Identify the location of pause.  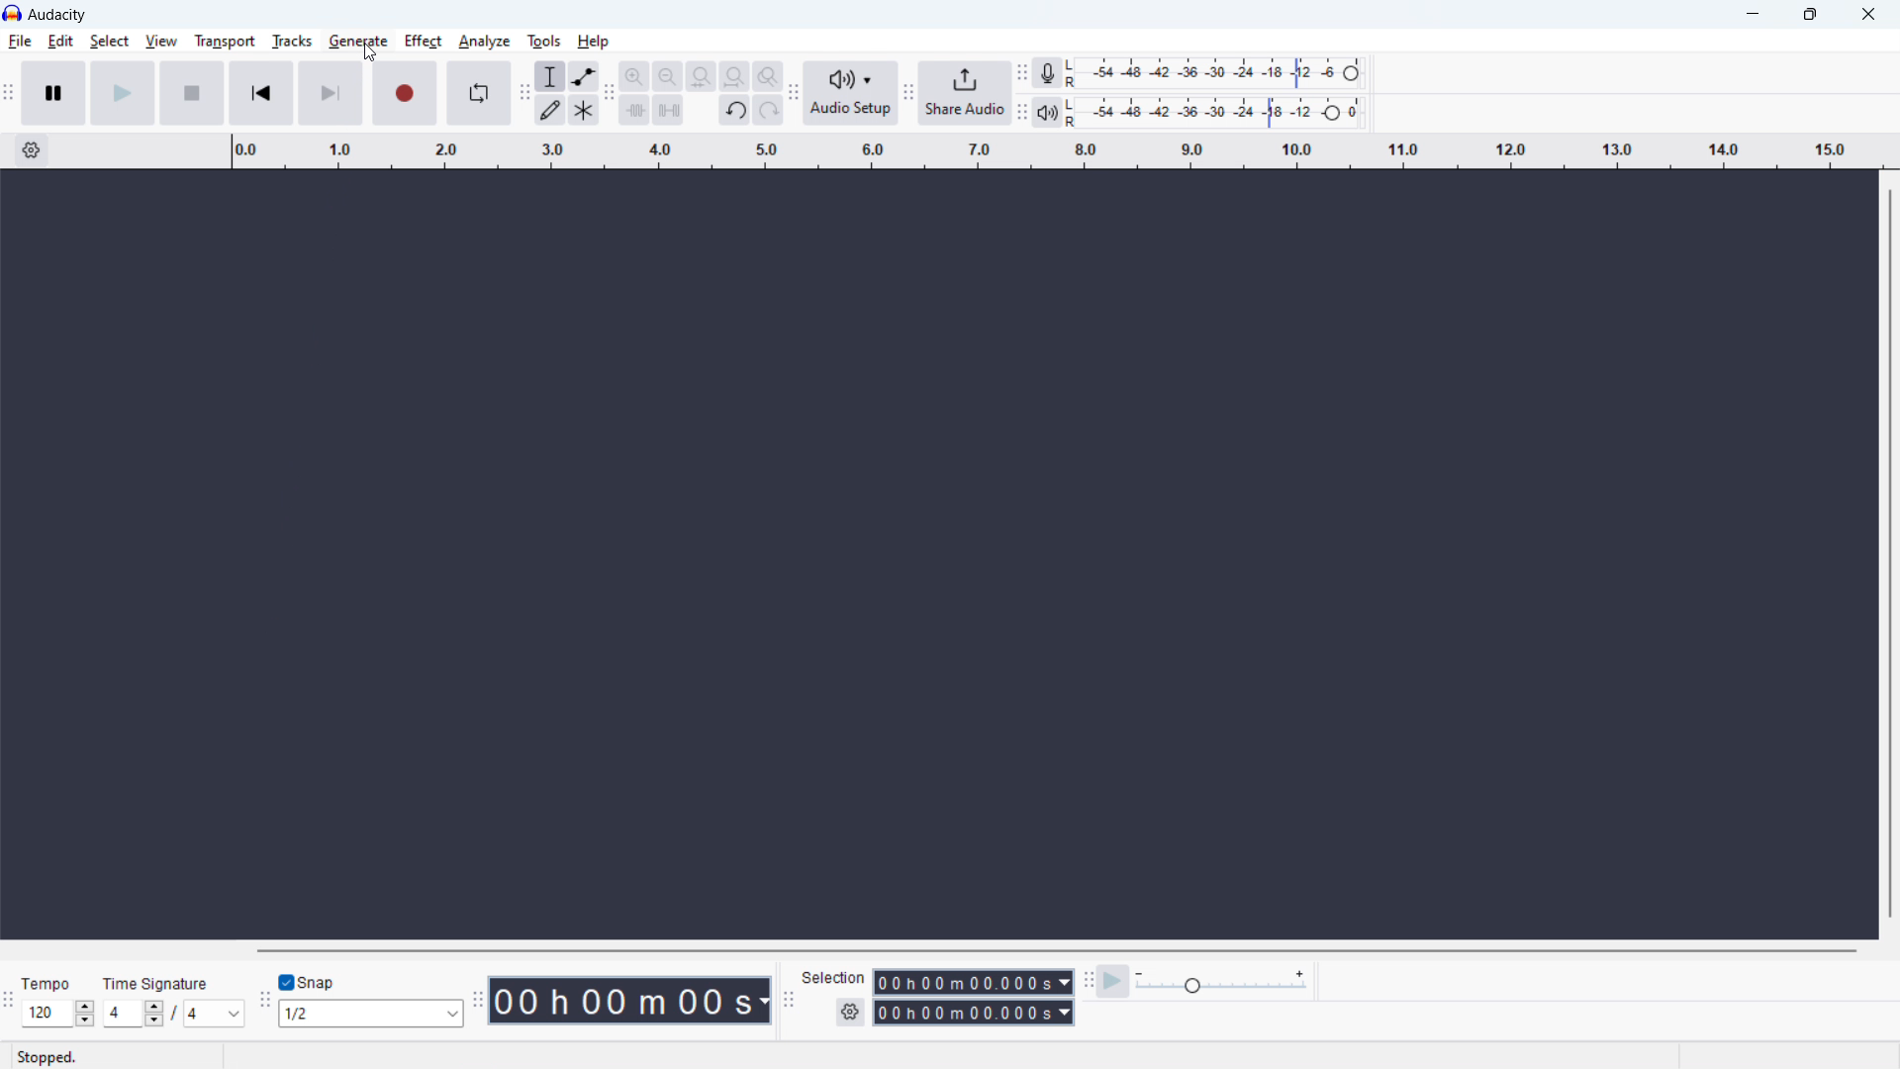
(53, 93).